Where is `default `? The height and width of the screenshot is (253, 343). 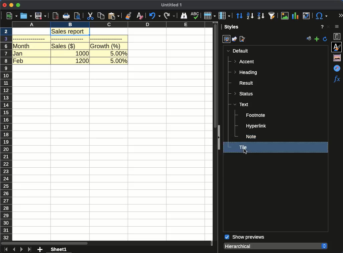 default  is located at coordinates (237, 51).